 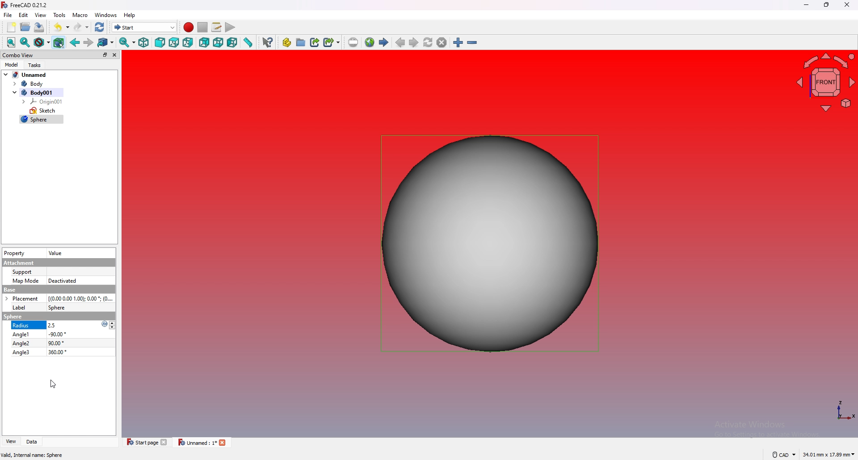 I want to click on next page, so click(x=414, y=42).